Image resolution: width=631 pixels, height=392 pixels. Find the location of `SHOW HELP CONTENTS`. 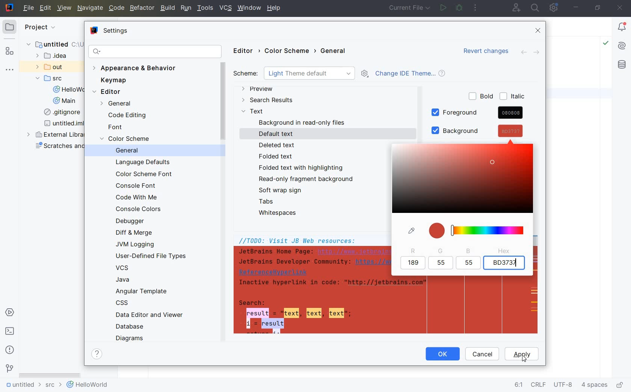

SHOW HELP CONTENTS is located at coordinates (98, 355).